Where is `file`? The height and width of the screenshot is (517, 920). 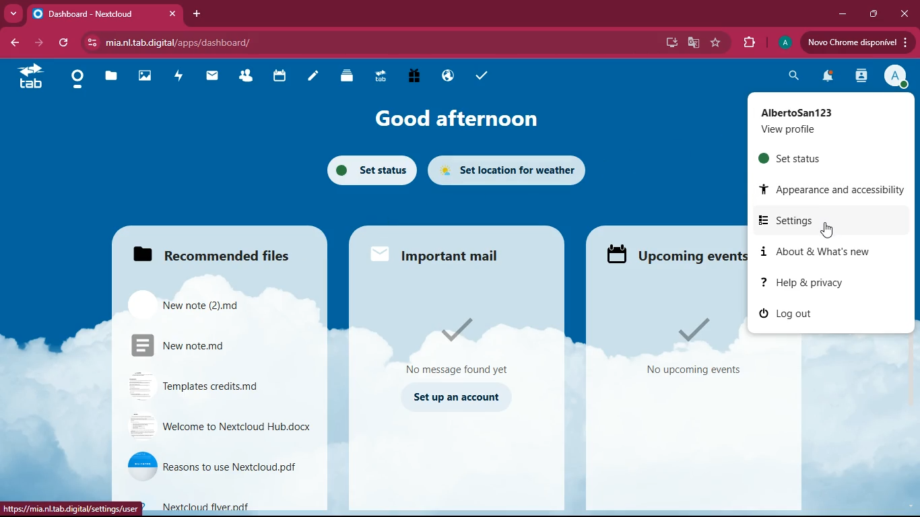
file is located at coordinates (218, 386).